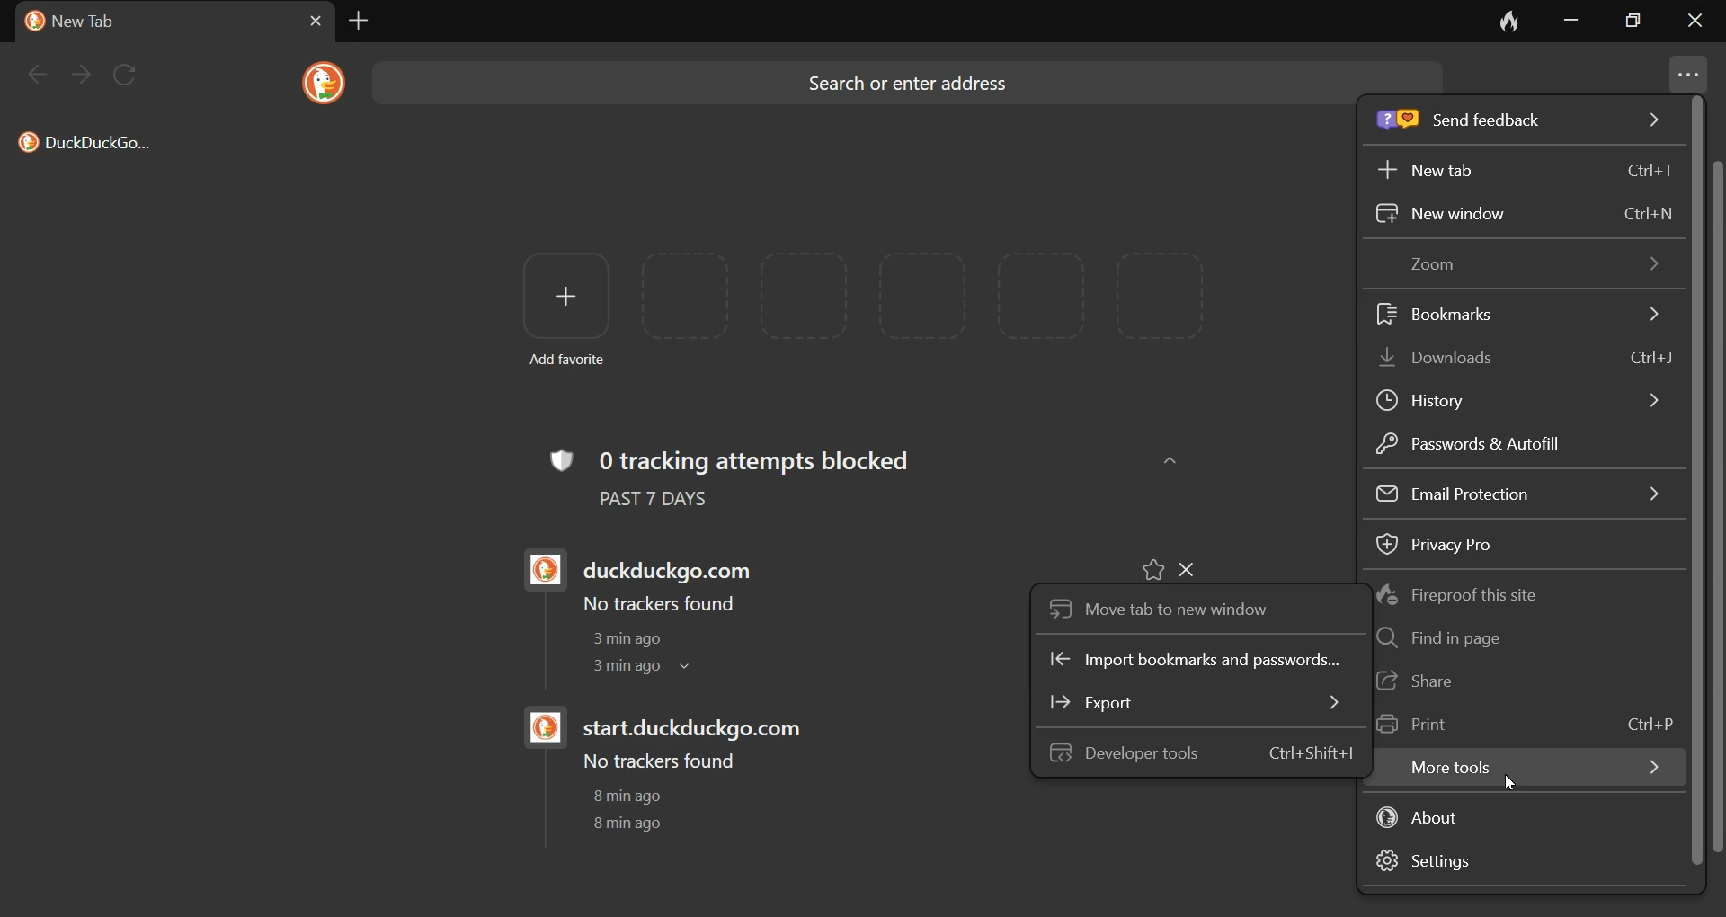  I want to click on Add favorite, so click(573, 361).